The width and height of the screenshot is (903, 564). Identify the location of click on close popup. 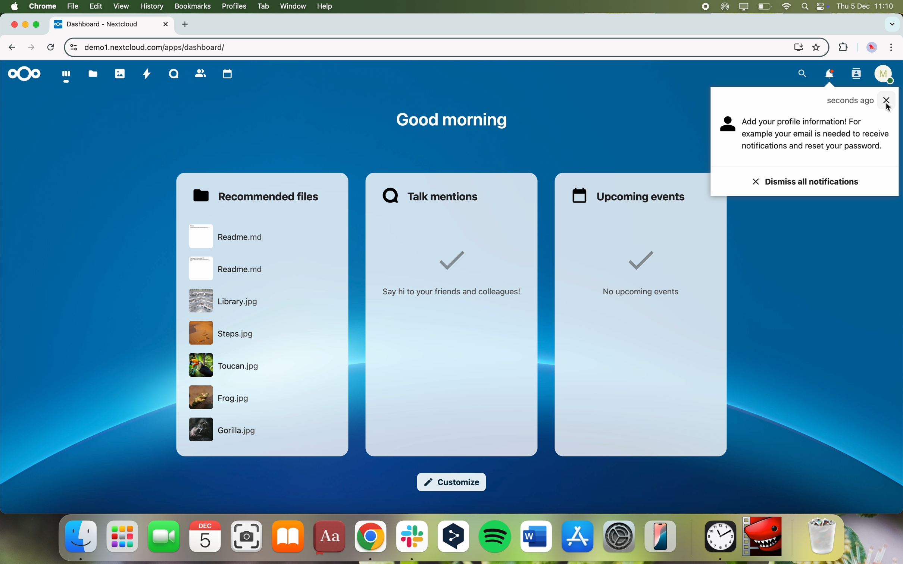
(887, 97).